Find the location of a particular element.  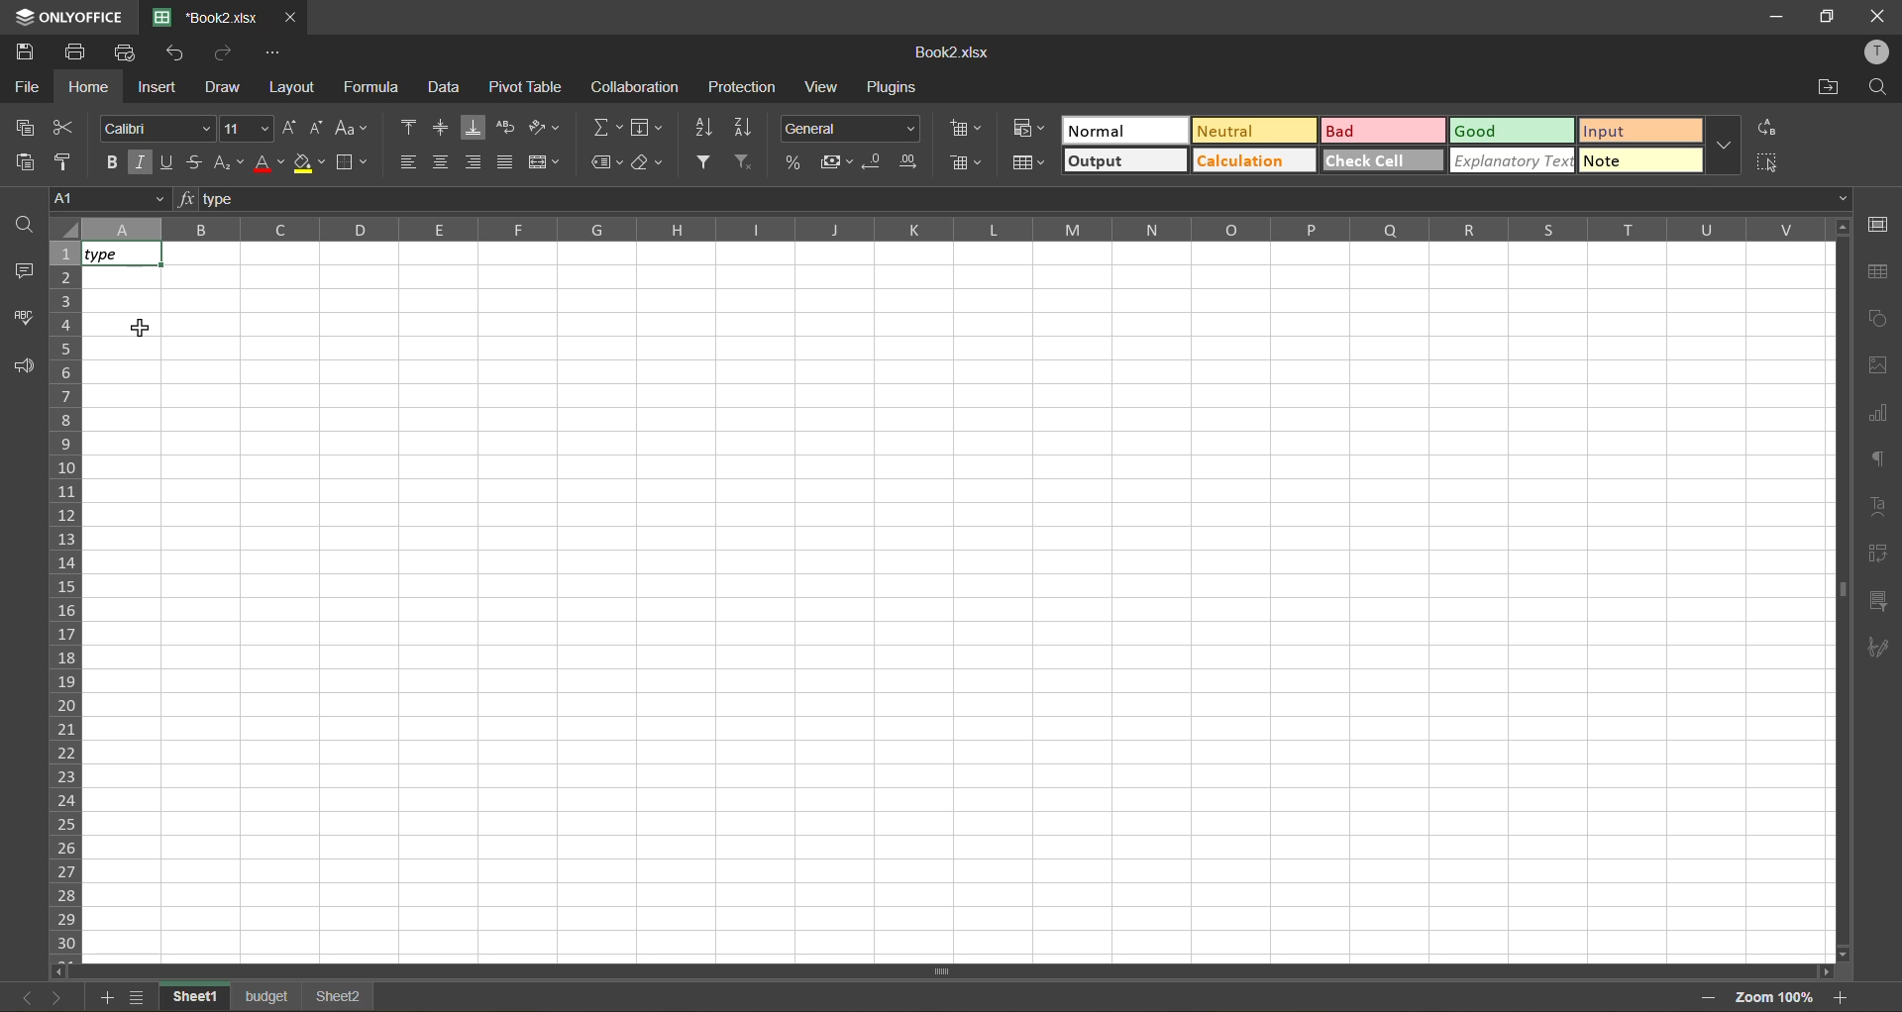

bold is located at coordinates (108, 163).